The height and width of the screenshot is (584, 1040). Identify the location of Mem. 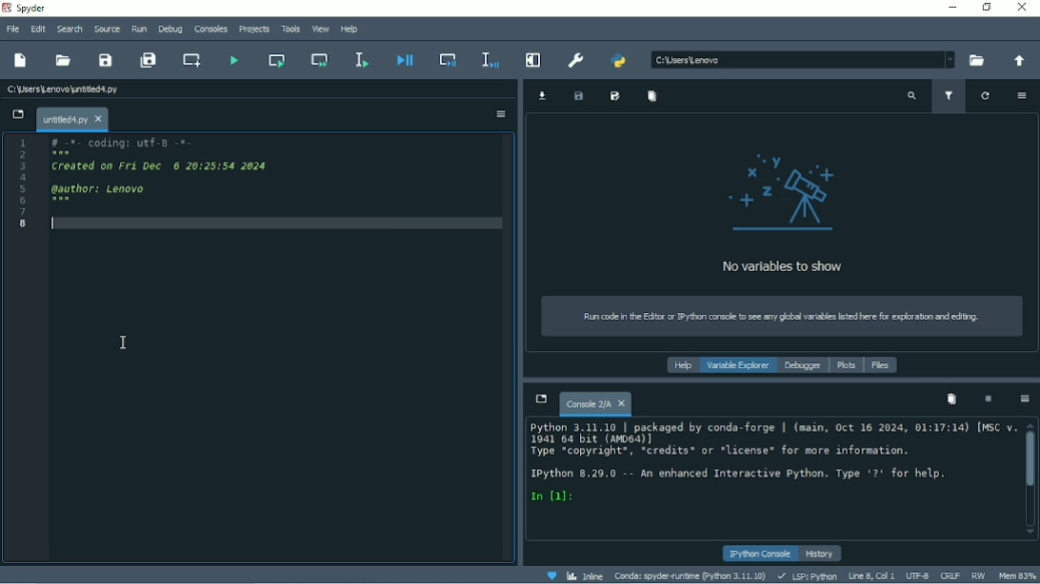
(1018, 574).